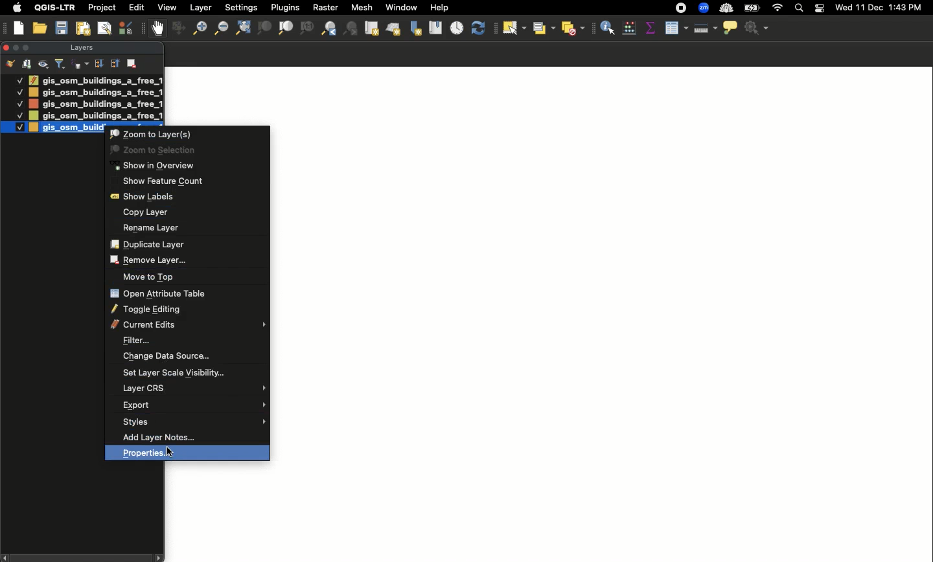 The image size is (933, 562). I want to click on Zoom to selection, so click(264, 28).